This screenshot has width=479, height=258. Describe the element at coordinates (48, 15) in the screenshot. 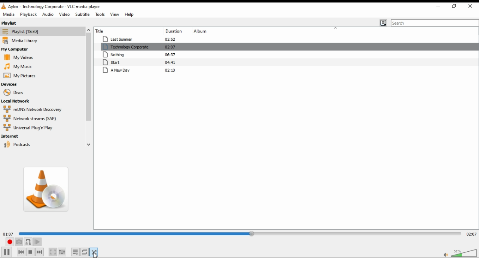

I see `audio` at that location.